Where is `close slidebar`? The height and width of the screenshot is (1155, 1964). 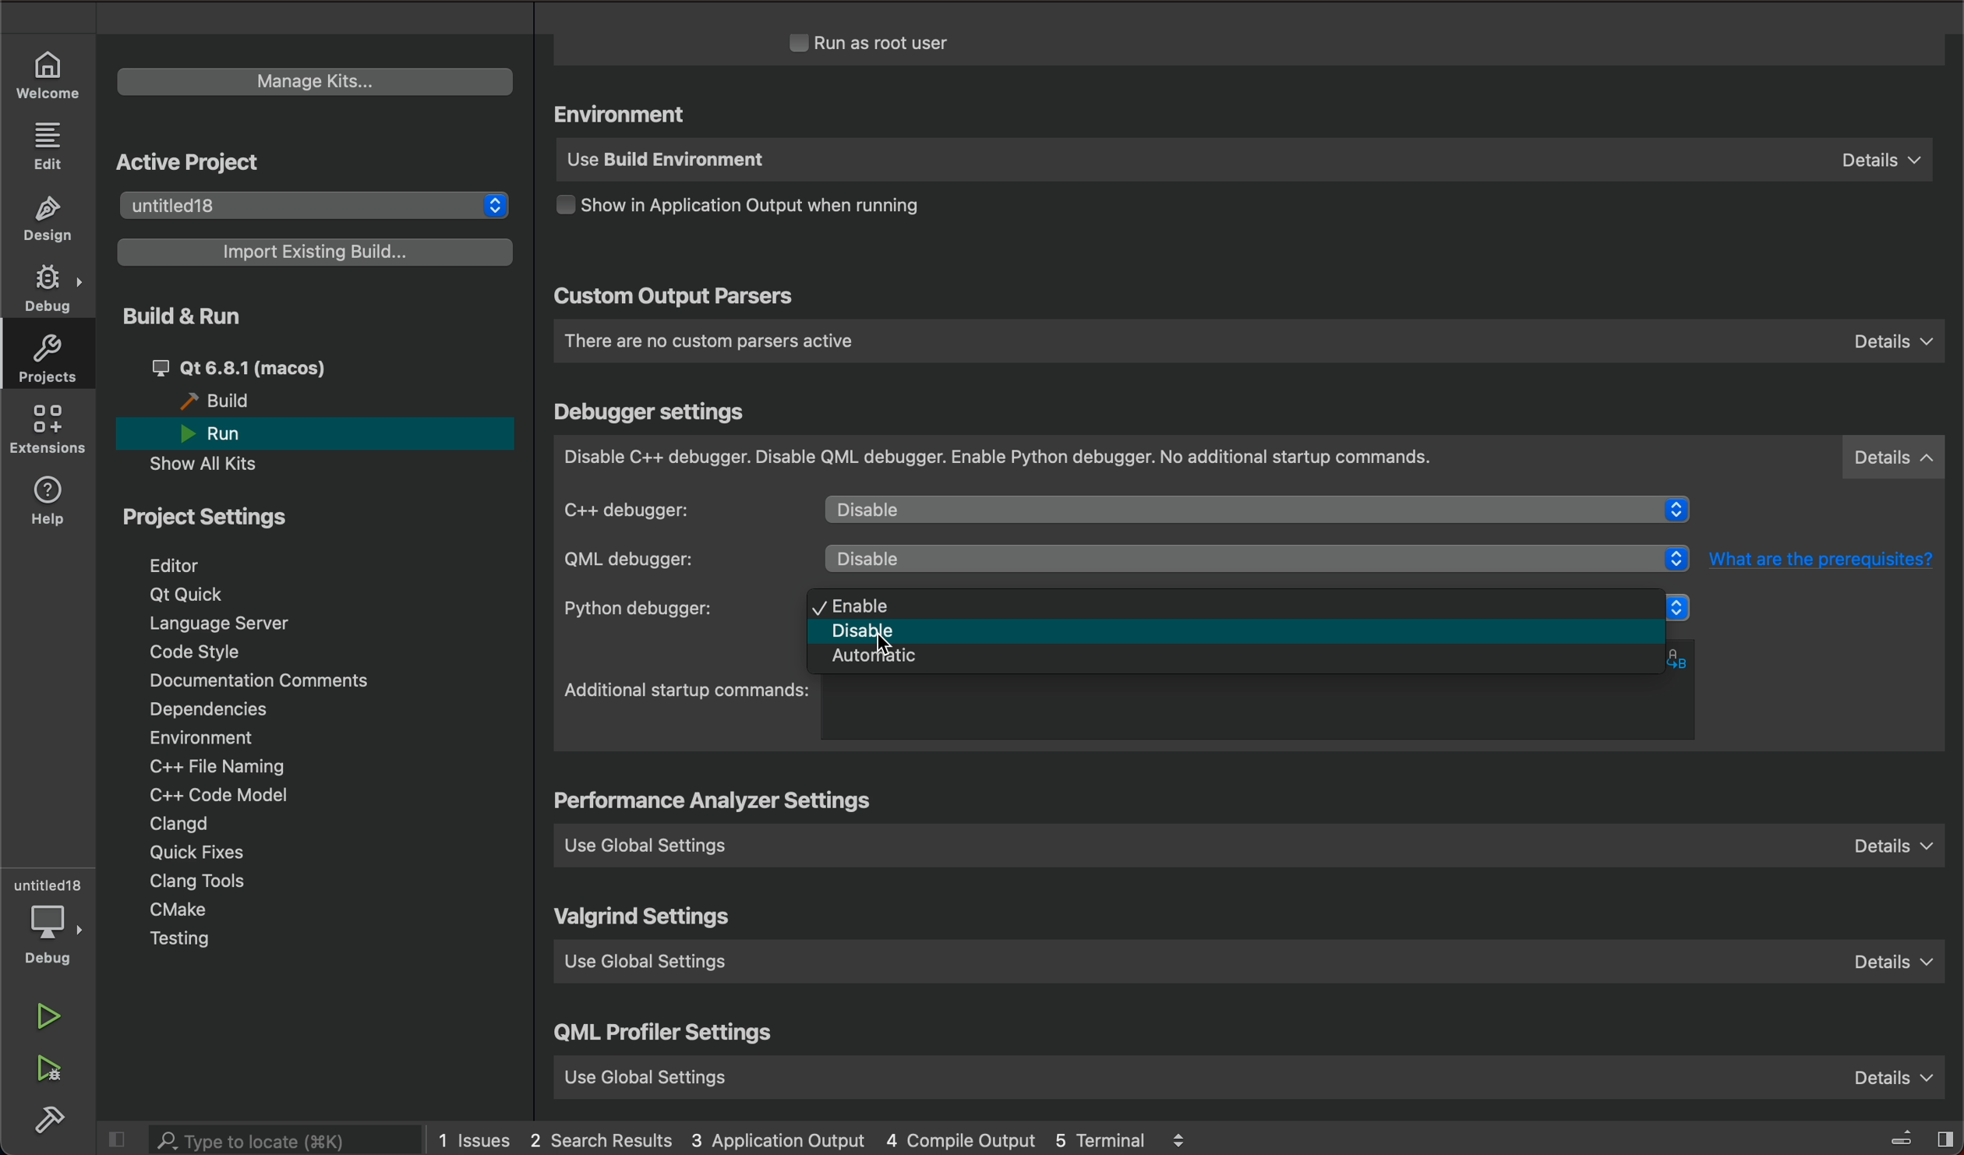 close slidebar is located at coordinates (1902, 1136).